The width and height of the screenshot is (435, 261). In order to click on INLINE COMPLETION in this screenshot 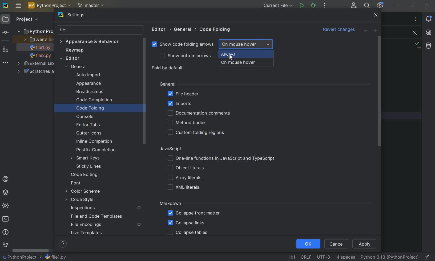, I will do `click(95, 141)`.